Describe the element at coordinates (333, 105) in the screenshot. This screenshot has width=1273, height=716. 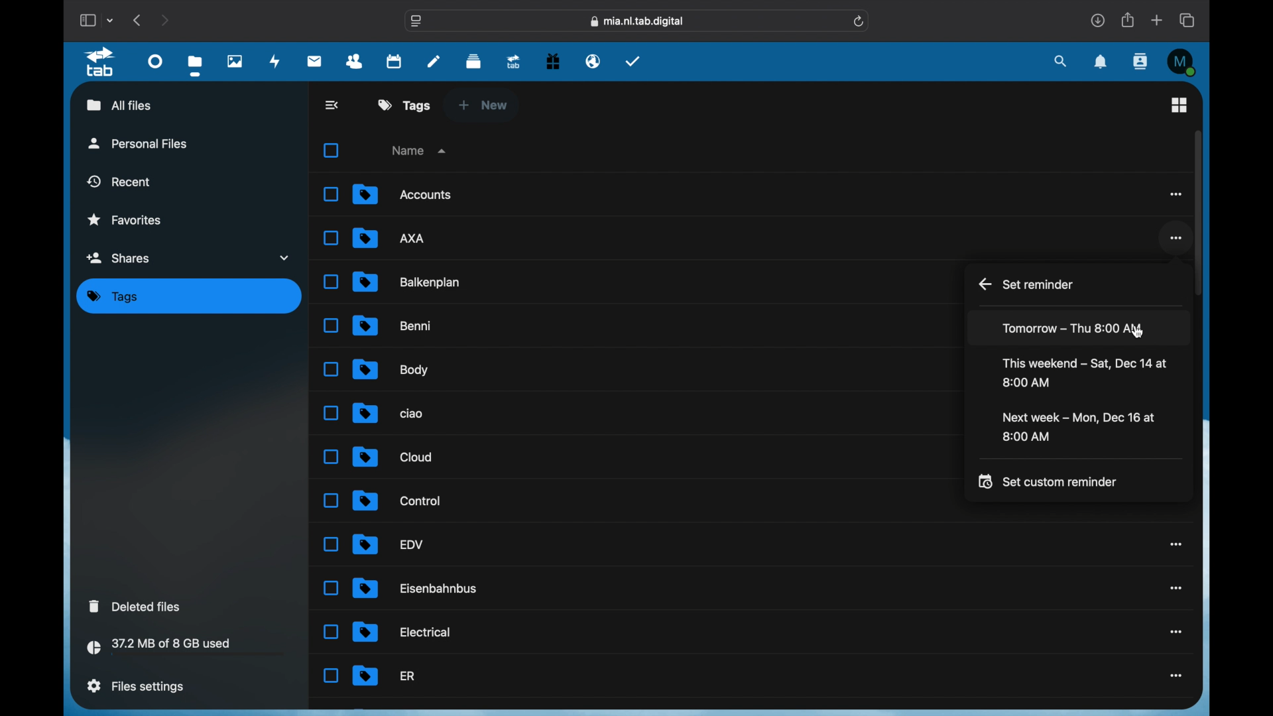
I see `back` at that location.